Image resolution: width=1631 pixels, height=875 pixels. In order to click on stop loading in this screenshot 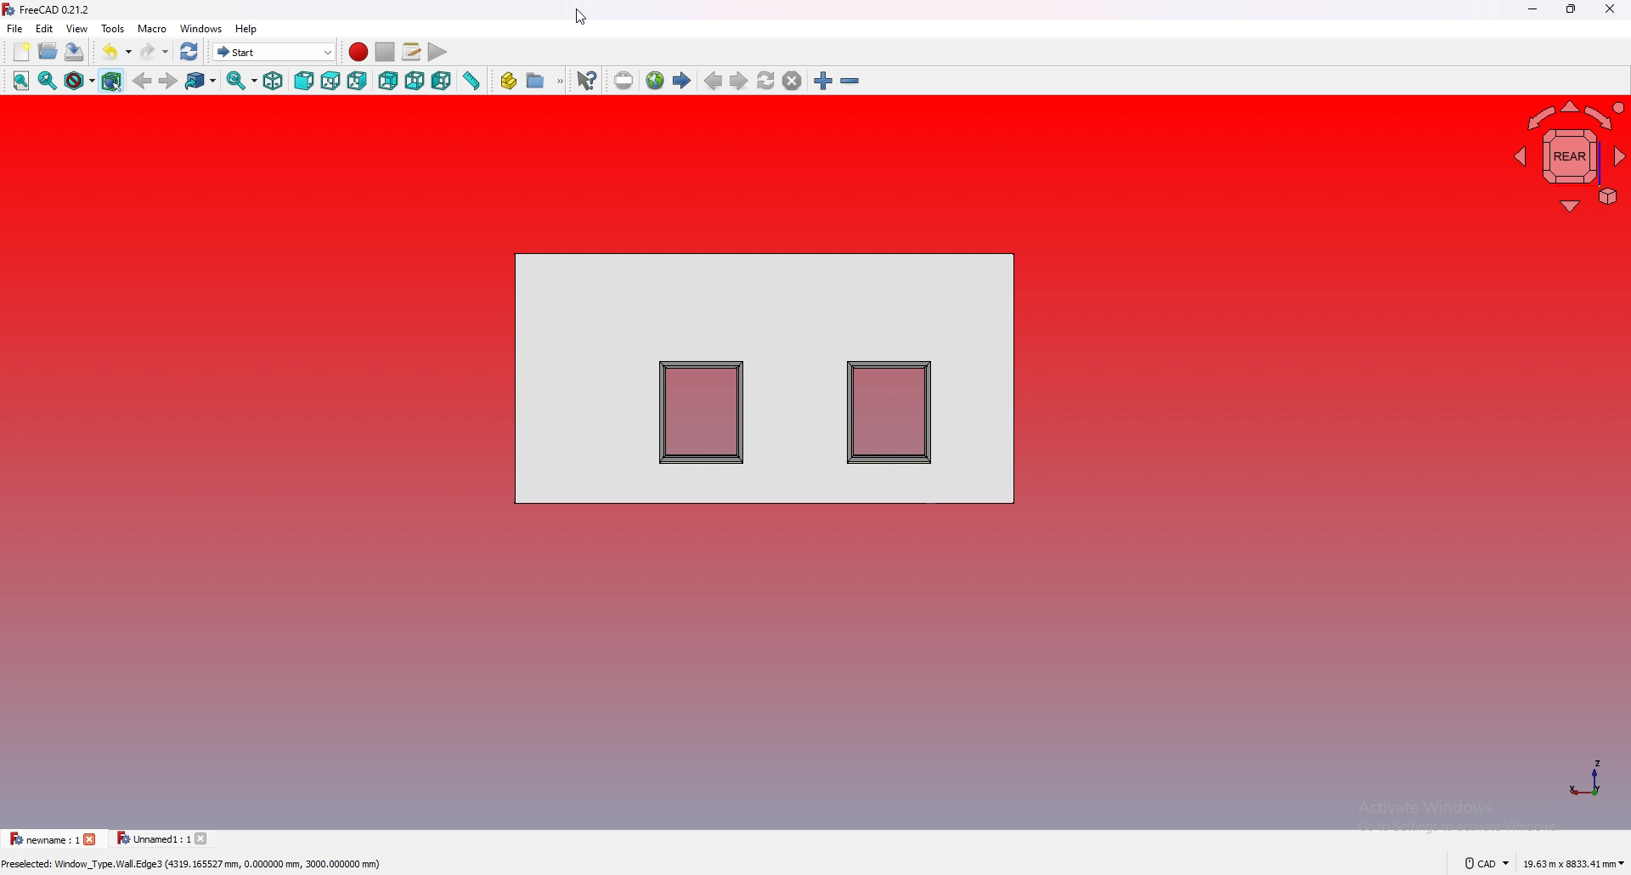, I will do `click(793, 81)`.